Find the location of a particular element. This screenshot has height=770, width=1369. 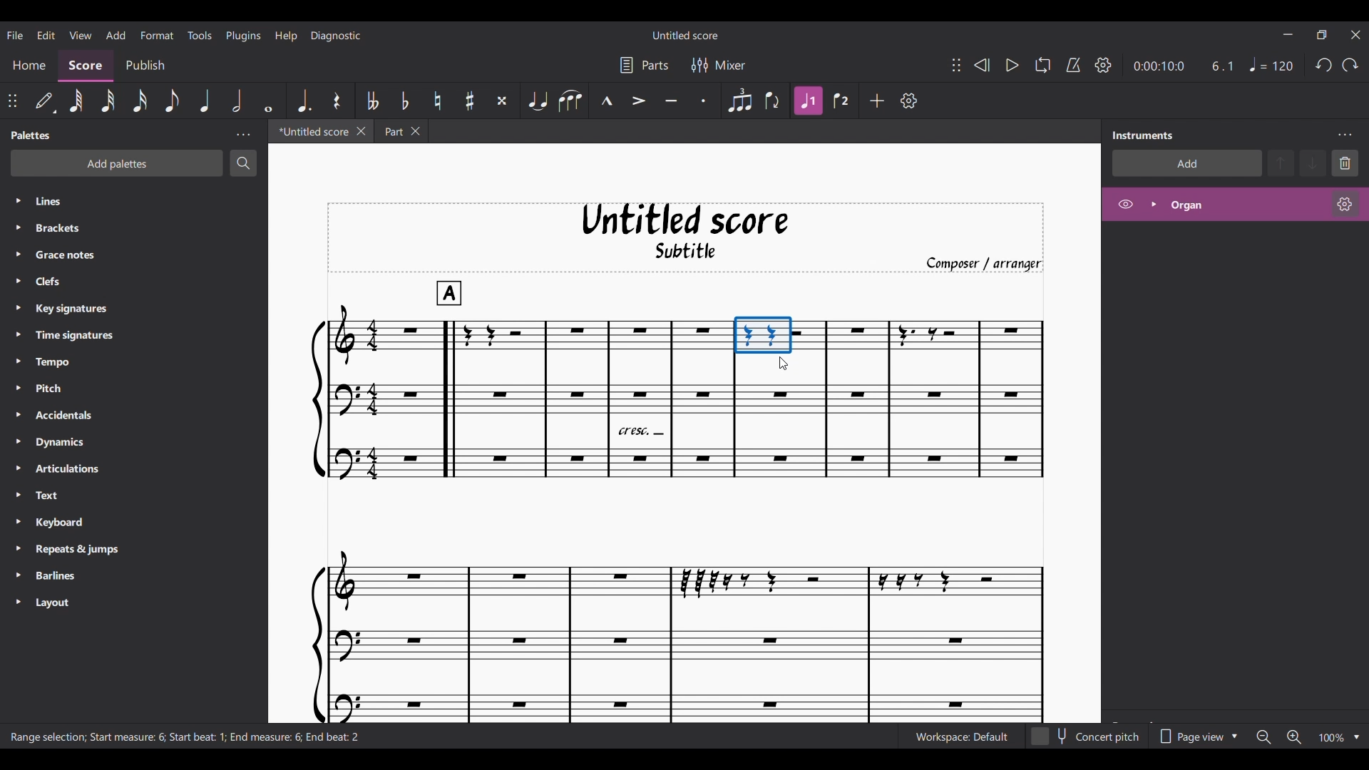

Cursor position unchanged is located at coordinates (783, 363).